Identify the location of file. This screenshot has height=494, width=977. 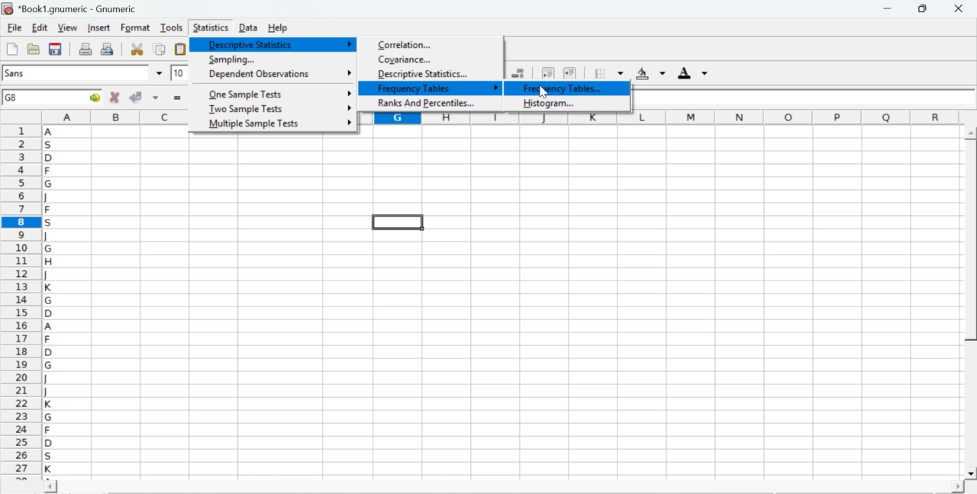
(14, 28).